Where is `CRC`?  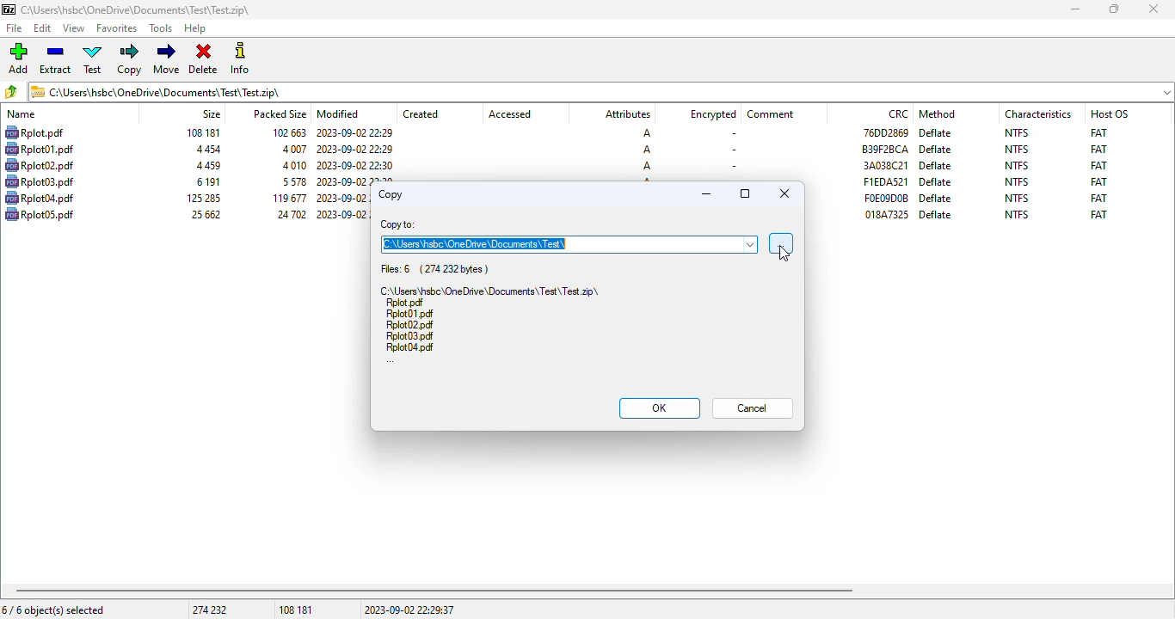 CRC is located at coordinates (899, 113).